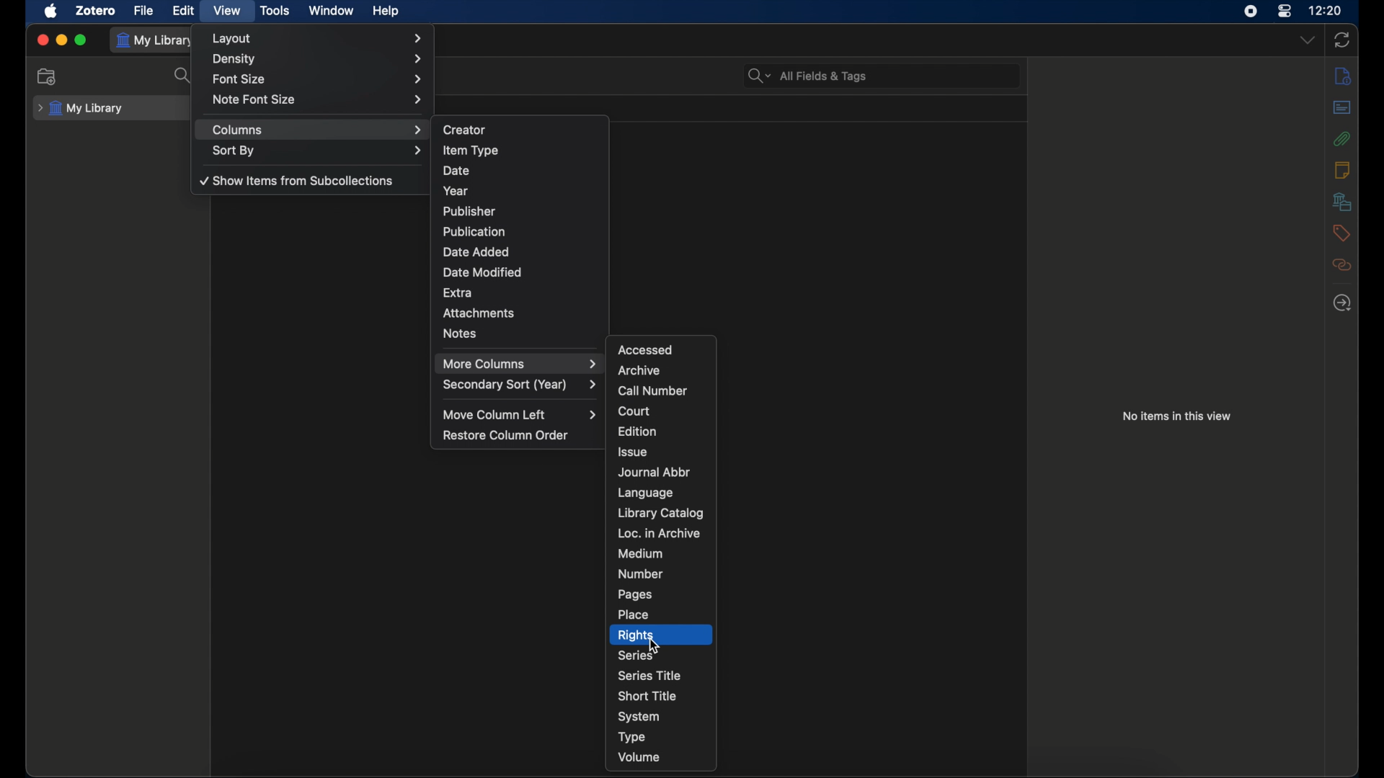 Image resolution: width=1384 pixels, height=778 pixels. Describe the element at coordinates (476, 252) in the screenshot. I see `date added` at that location.